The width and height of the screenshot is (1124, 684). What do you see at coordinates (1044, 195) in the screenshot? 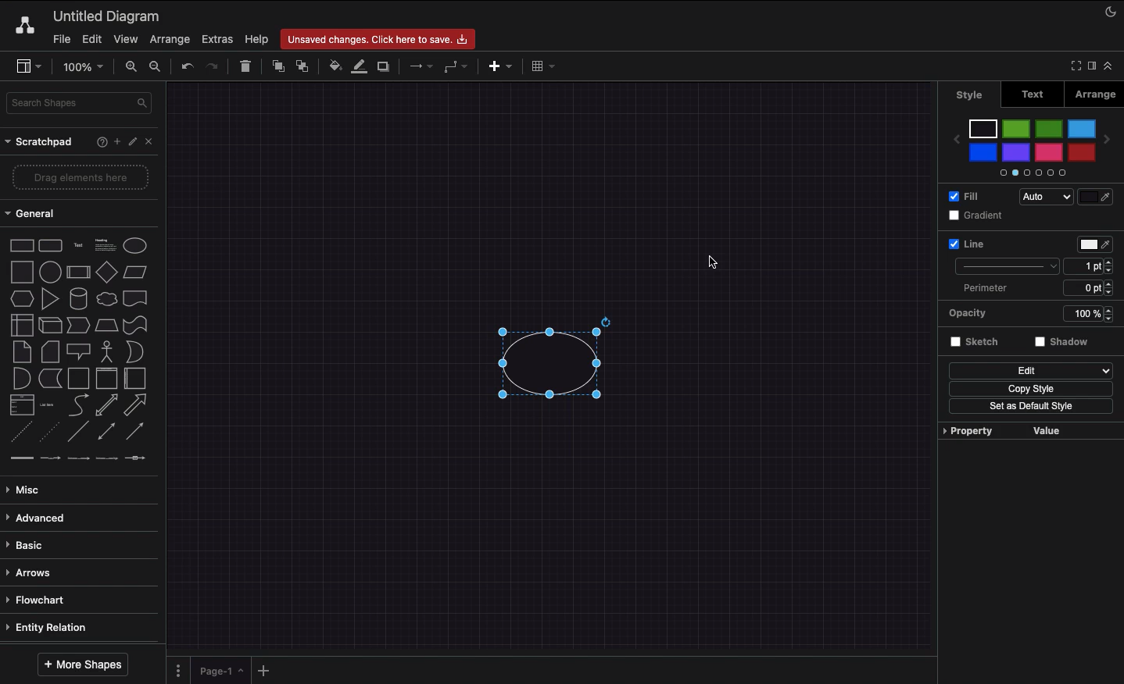
I see `Auto` at bounding box center [1044, 195].